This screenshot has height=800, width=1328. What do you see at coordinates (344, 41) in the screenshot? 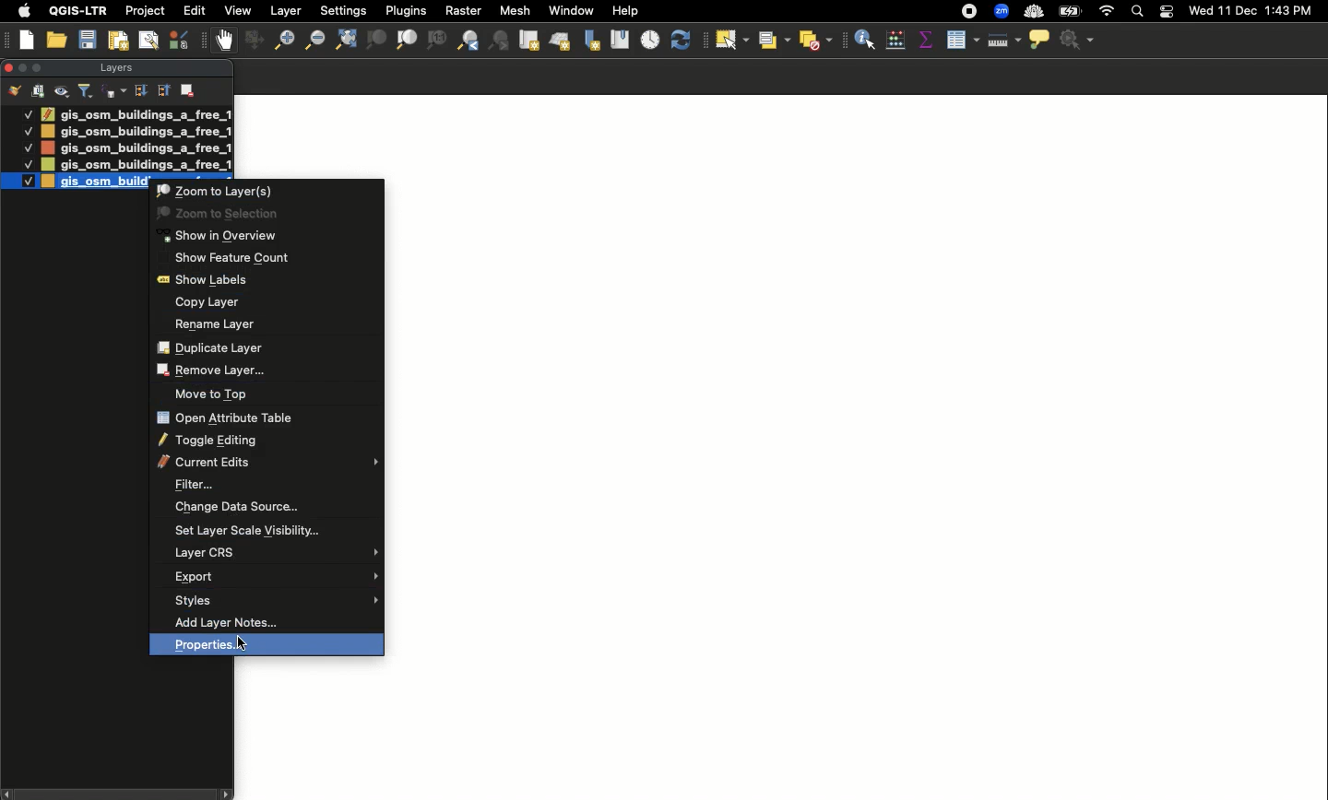
I see `Zoom full` at bounding box center [344, 41].